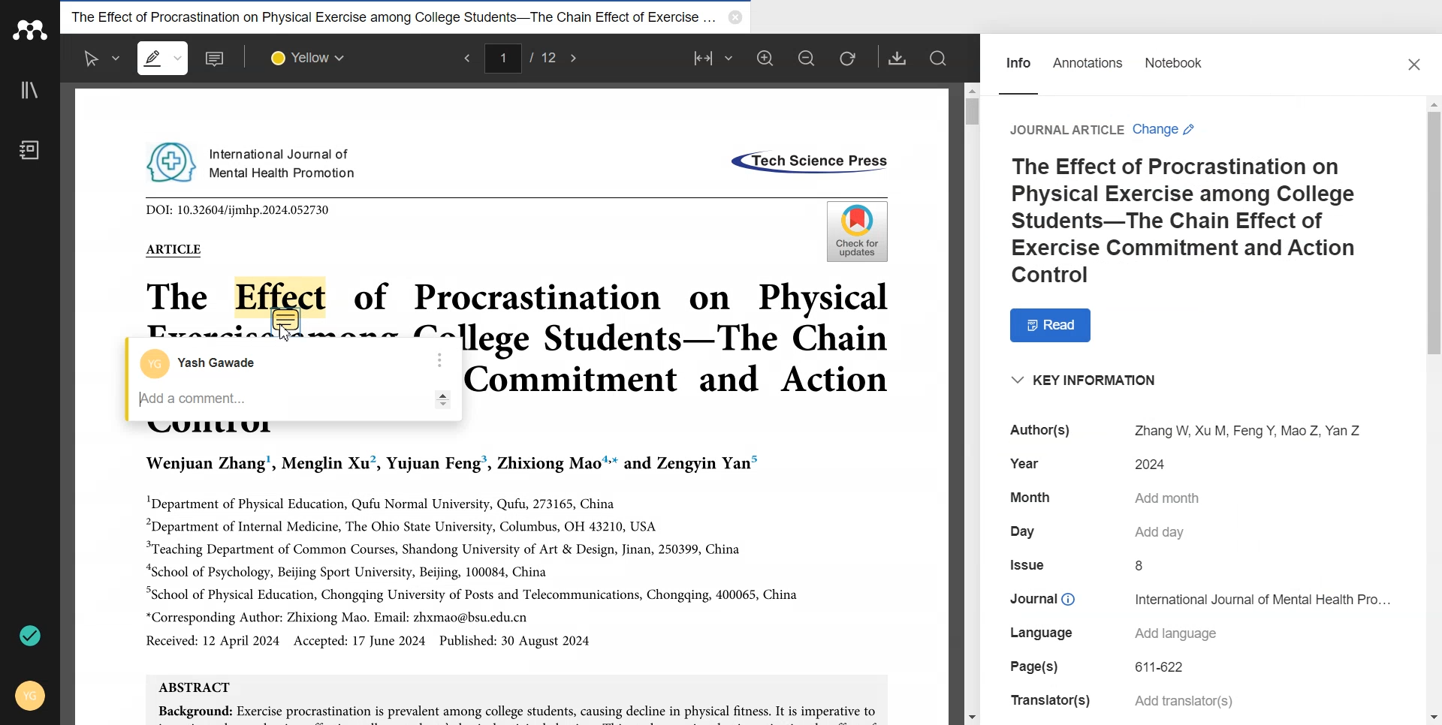 The image size is (1442, 725). What do you see at coordinates (472, 570) in the screenshot?
I see `"Department of Physical Education, Qufu Normal University, Qufu, 273165, China

“Department of Internal Medicine, The Ohio State University, Columbus, OH 43210, USA

“Teaching Department of Common Courses, Shandong University of Art & Design, Jinan, 250399, China

“School of Psychology, Beijing Sport University, Beijing, 100084, China

“School of Physical Education, Chongqing University of Posts and Telecommunications, Chongqing, 400065, China
*Corresponding Author: Zhixiong Mao. Email: zhxmao@bsu.edu.cn

Received: 12 April 2024 Accepted: 17 June 2024 Published: 30 August 2024` at bounding box center [472, 570].